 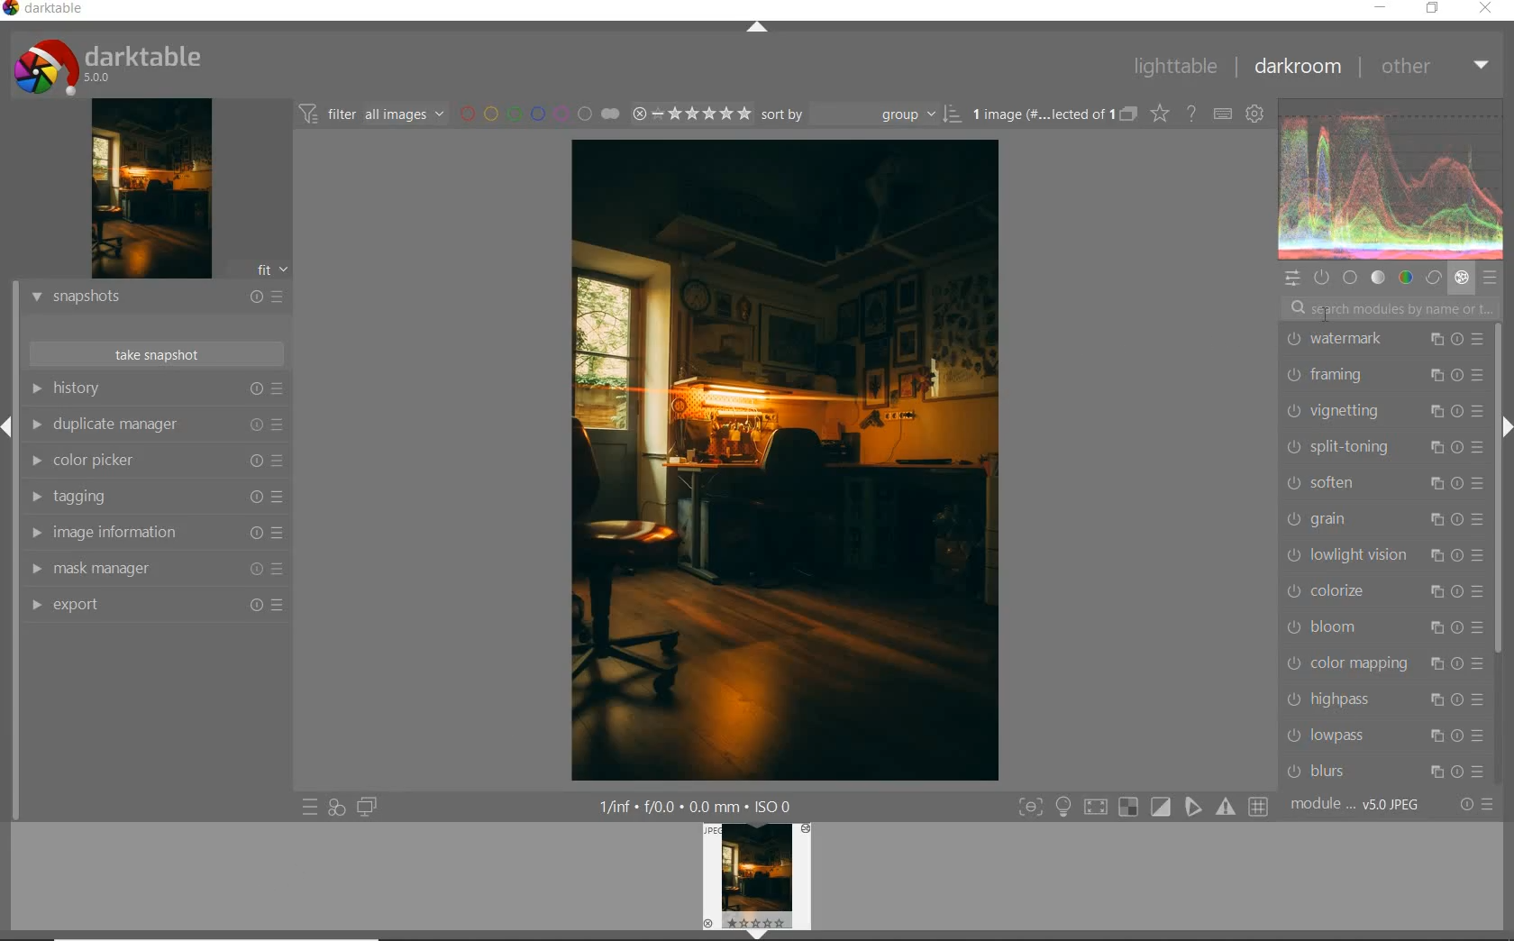 I want to click on image preview, so click(x=762, y=880).